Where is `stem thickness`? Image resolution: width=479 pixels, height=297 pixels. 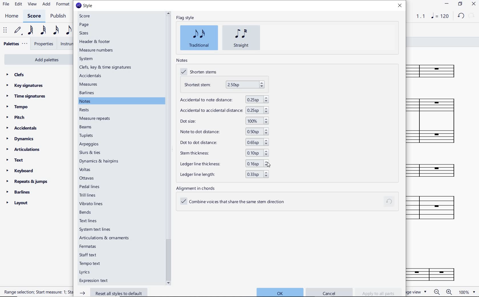
stem thickness is located at coordinates (223, 154).